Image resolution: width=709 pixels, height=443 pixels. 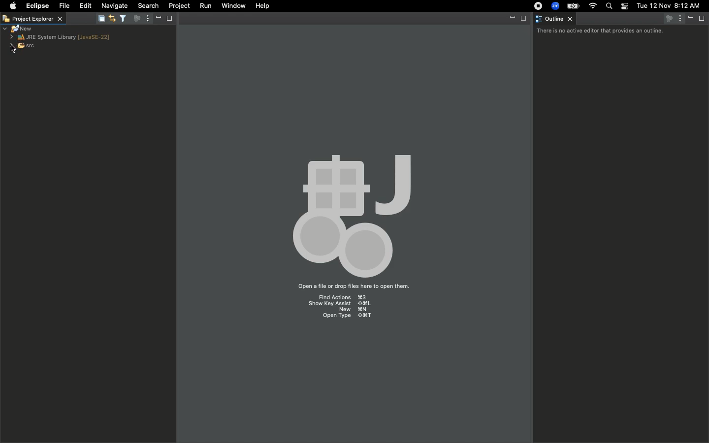 What do you see at coordinates (681, 19) in the screenshot?
I see `Options` at bounding box center [681, 19].